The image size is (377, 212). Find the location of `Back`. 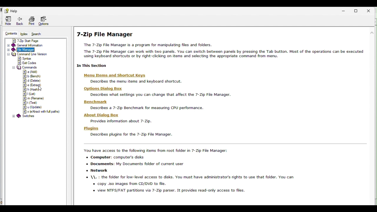

Back is located at coordinates (20, 21).